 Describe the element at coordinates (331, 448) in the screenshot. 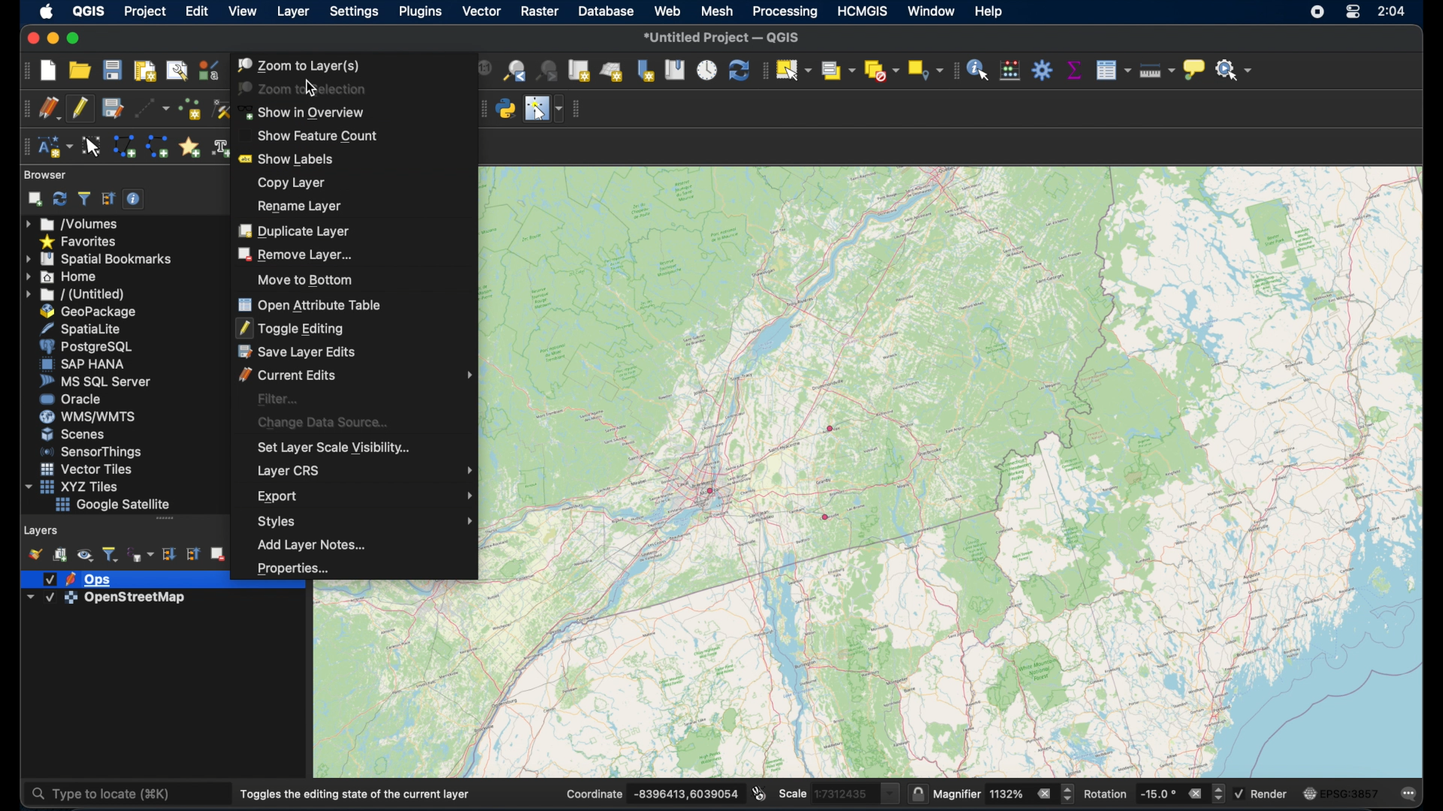

I see `set layer scale visibility` at that location.